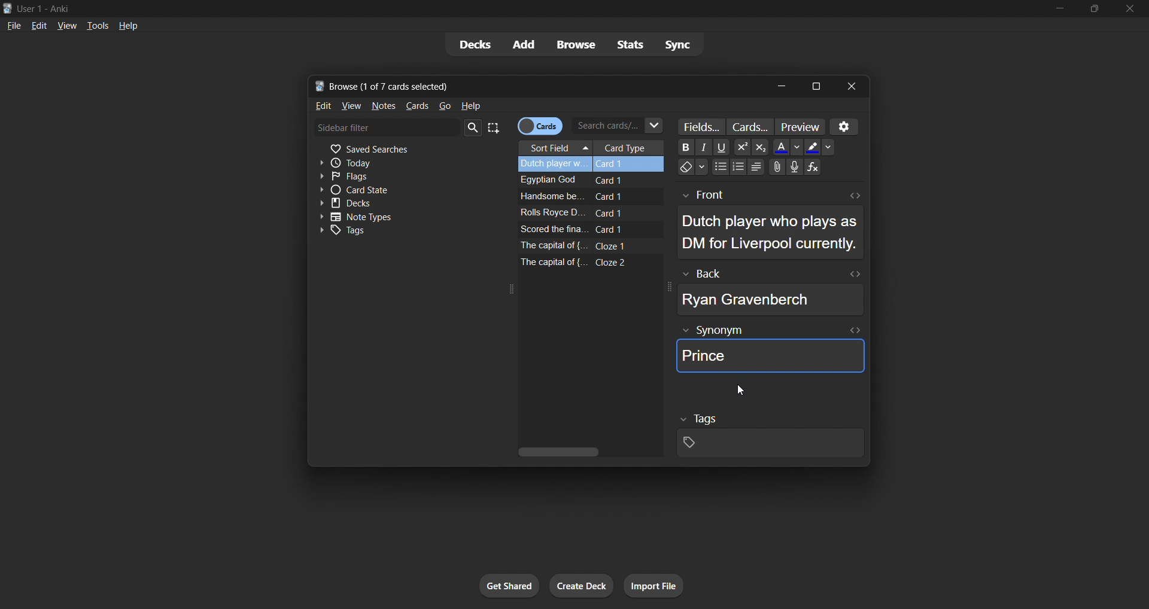 The width and height of the screenshot is (1149, 609). What do you see at coordinates (38, 25) in the screenshot?
I see `edit` at bounding box center [38, 25].